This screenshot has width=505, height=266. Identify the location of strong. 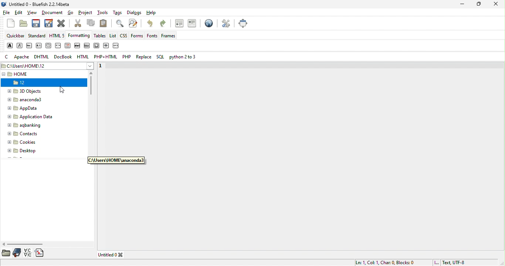
(9, 45).